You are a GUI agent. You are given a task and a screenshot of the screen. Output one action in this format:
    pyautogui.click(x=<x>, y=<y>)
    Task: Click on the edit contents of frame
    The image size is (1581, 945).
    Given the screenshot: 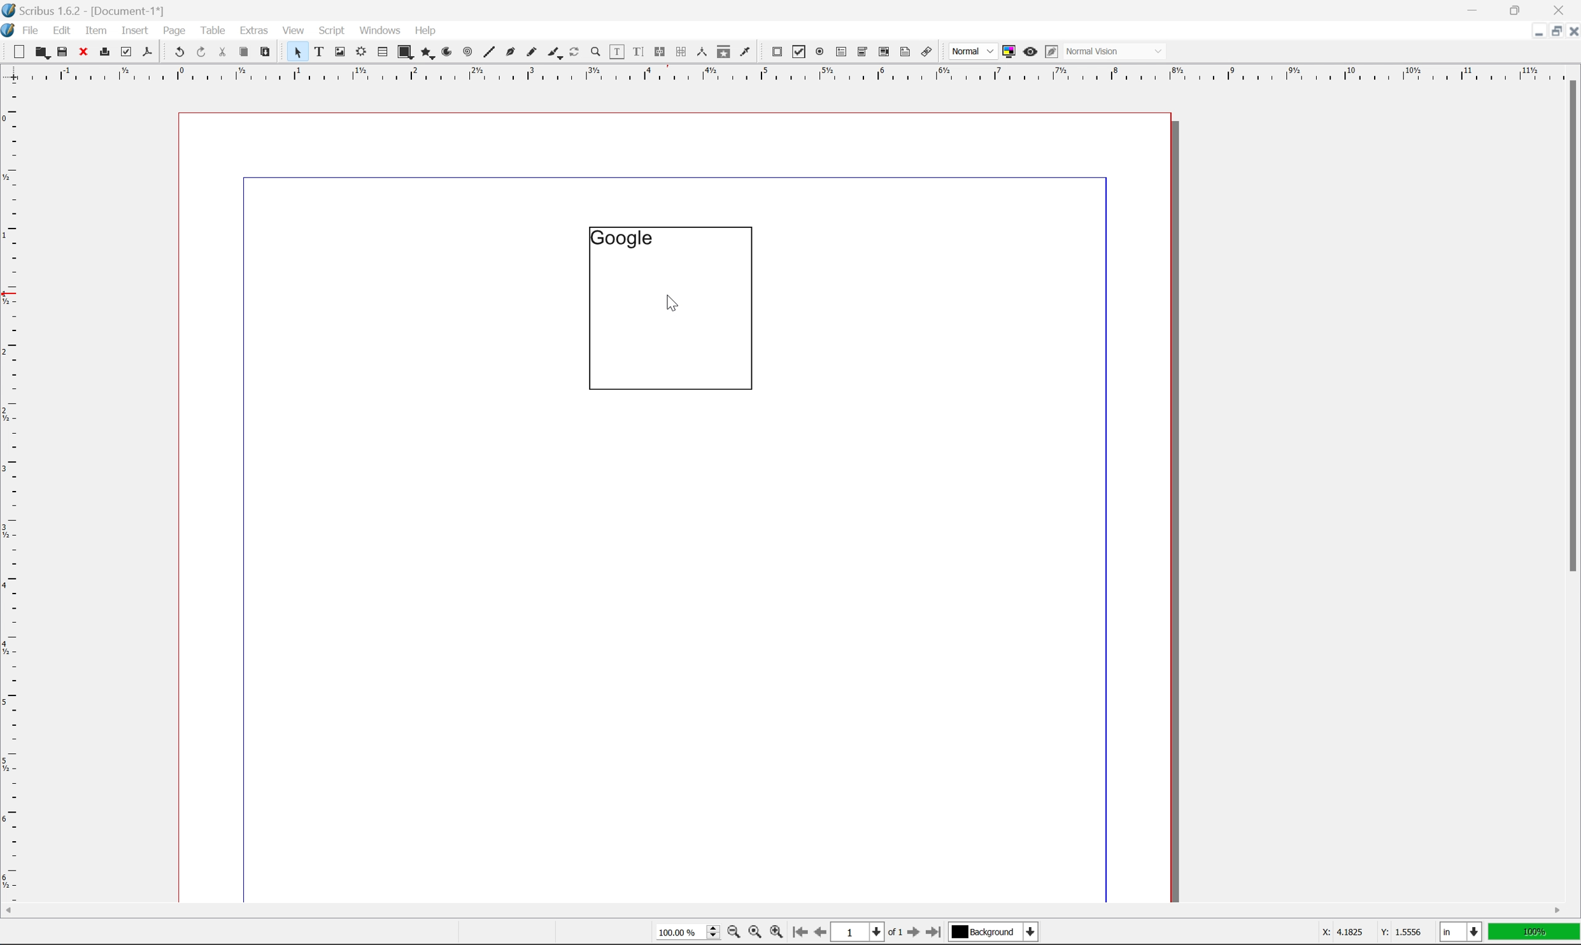 What is the action you would take?
    pyautogui.click(x=616, y=51)
    